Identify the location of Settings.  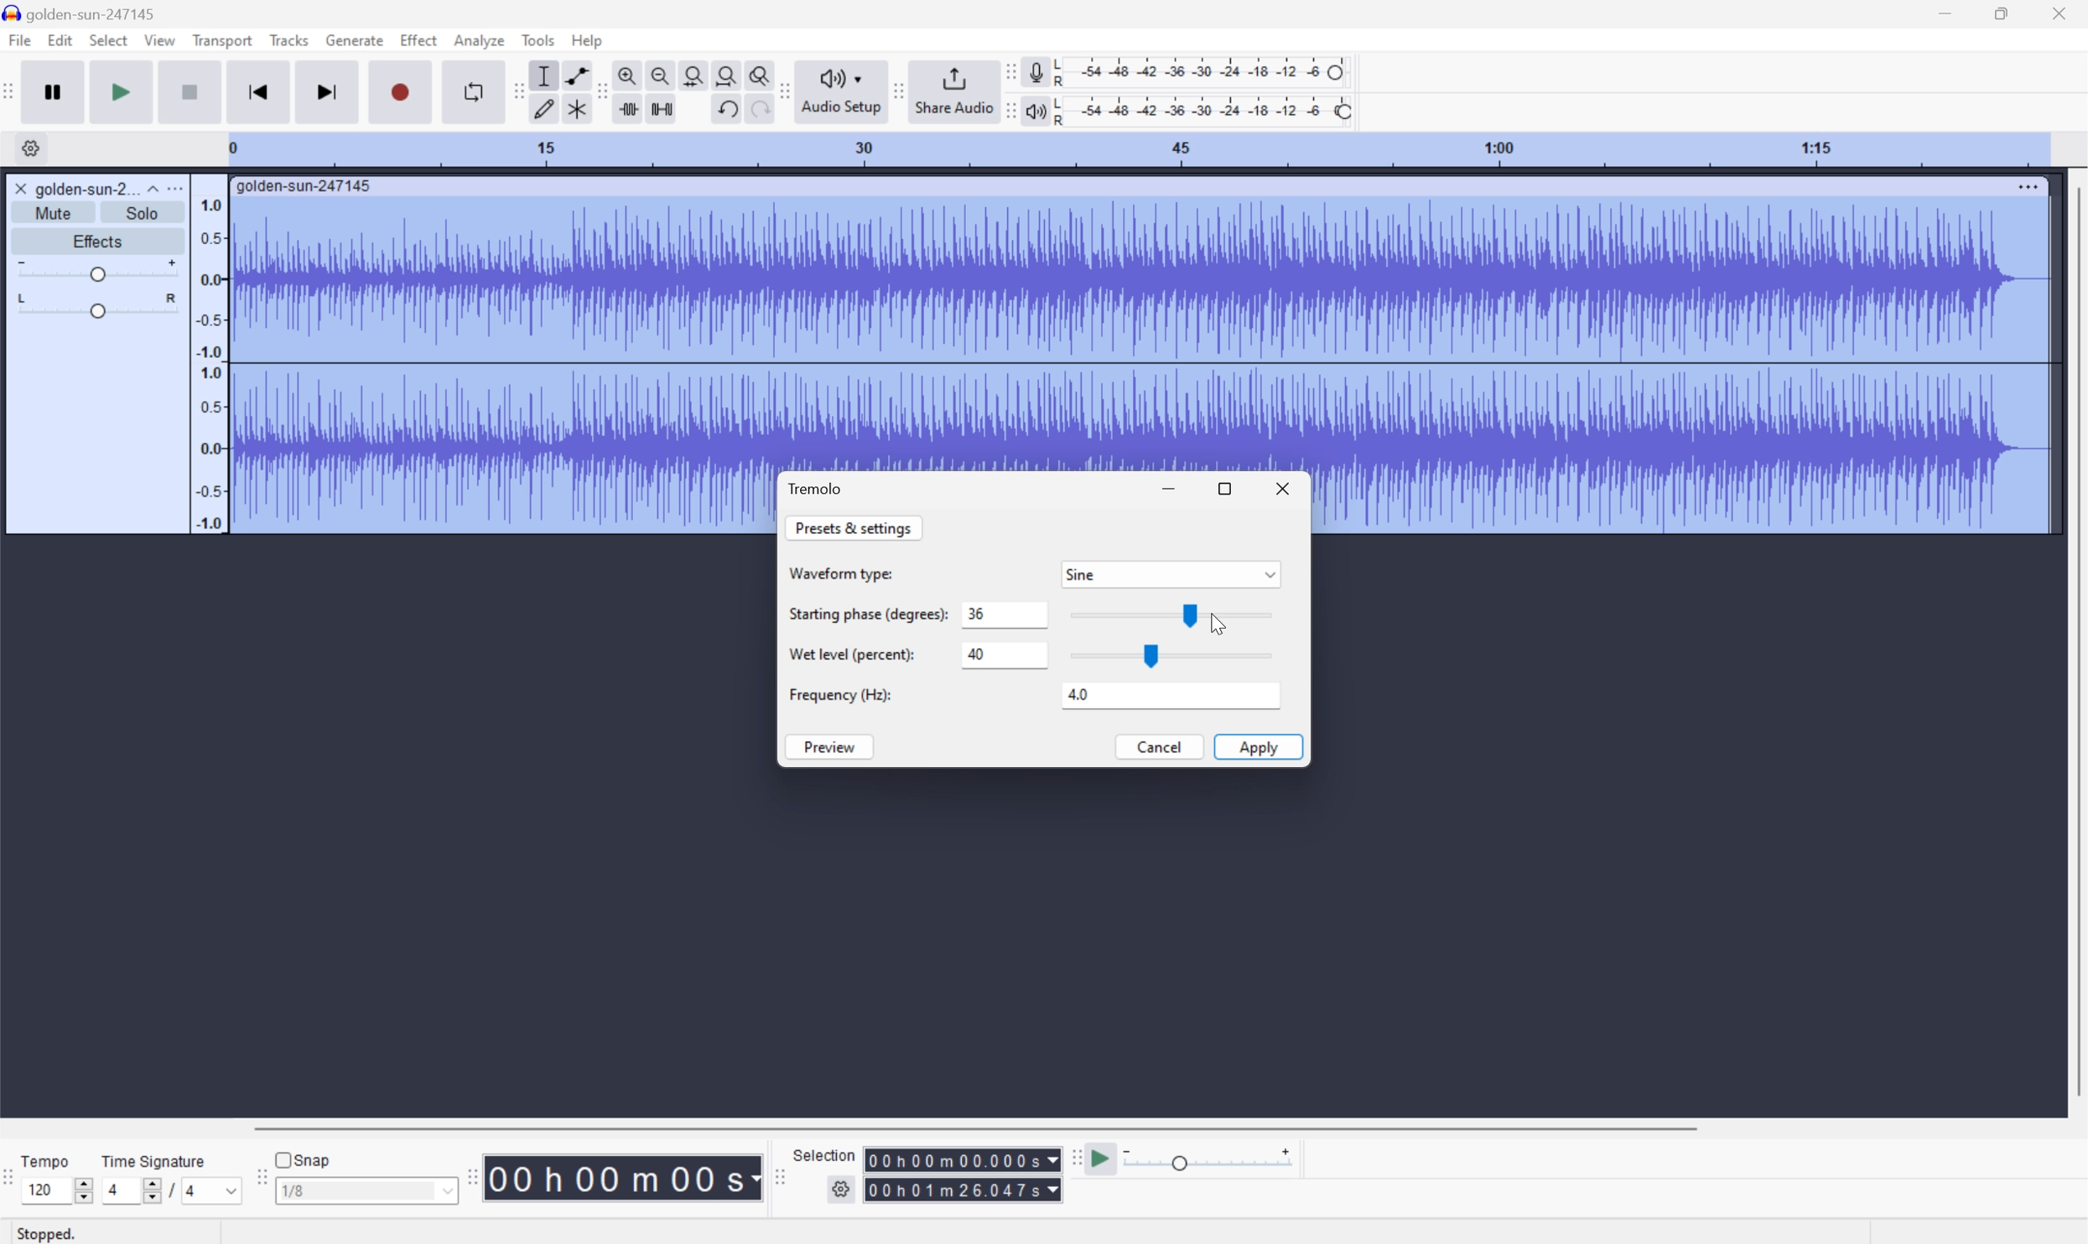
(34, 148).